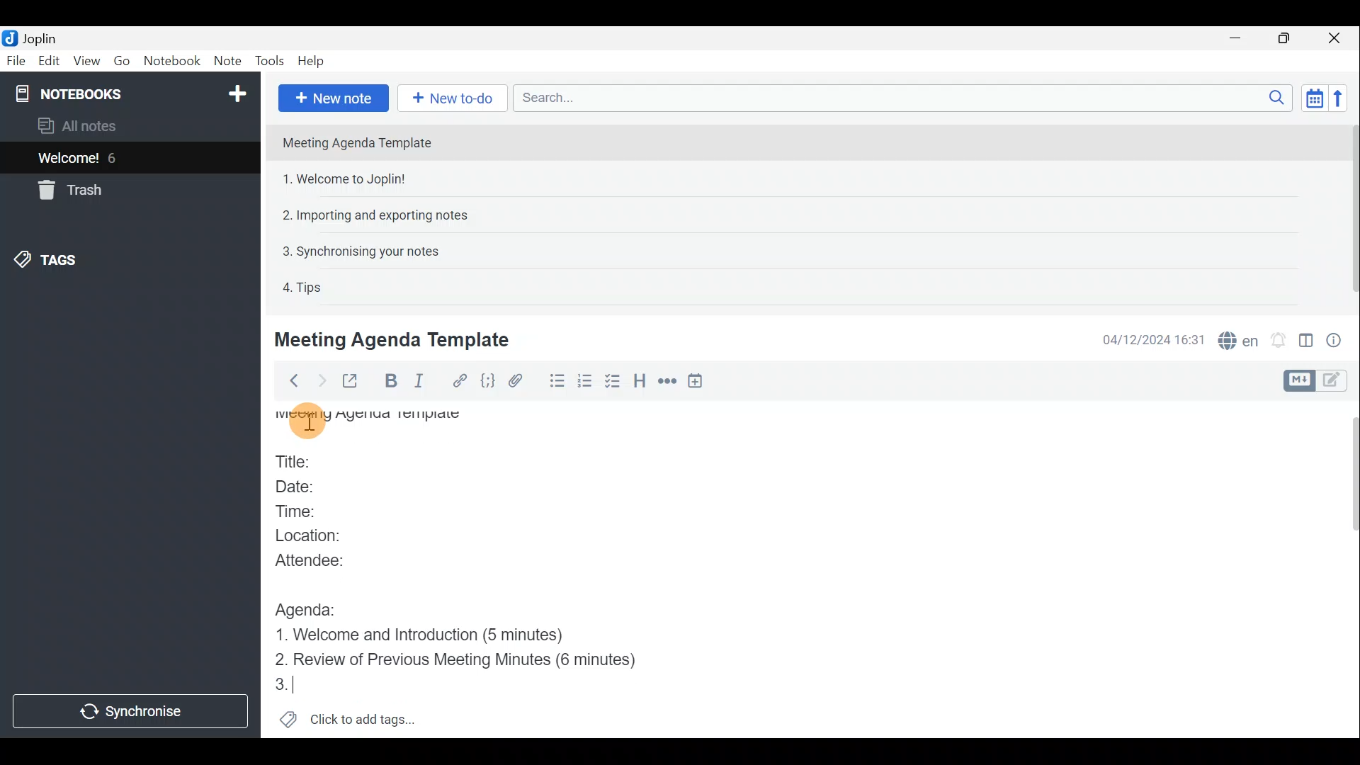  What do you see at coordinates (314, 61) in the screenshot?
I see `Help` at bounding box center [314, 61].